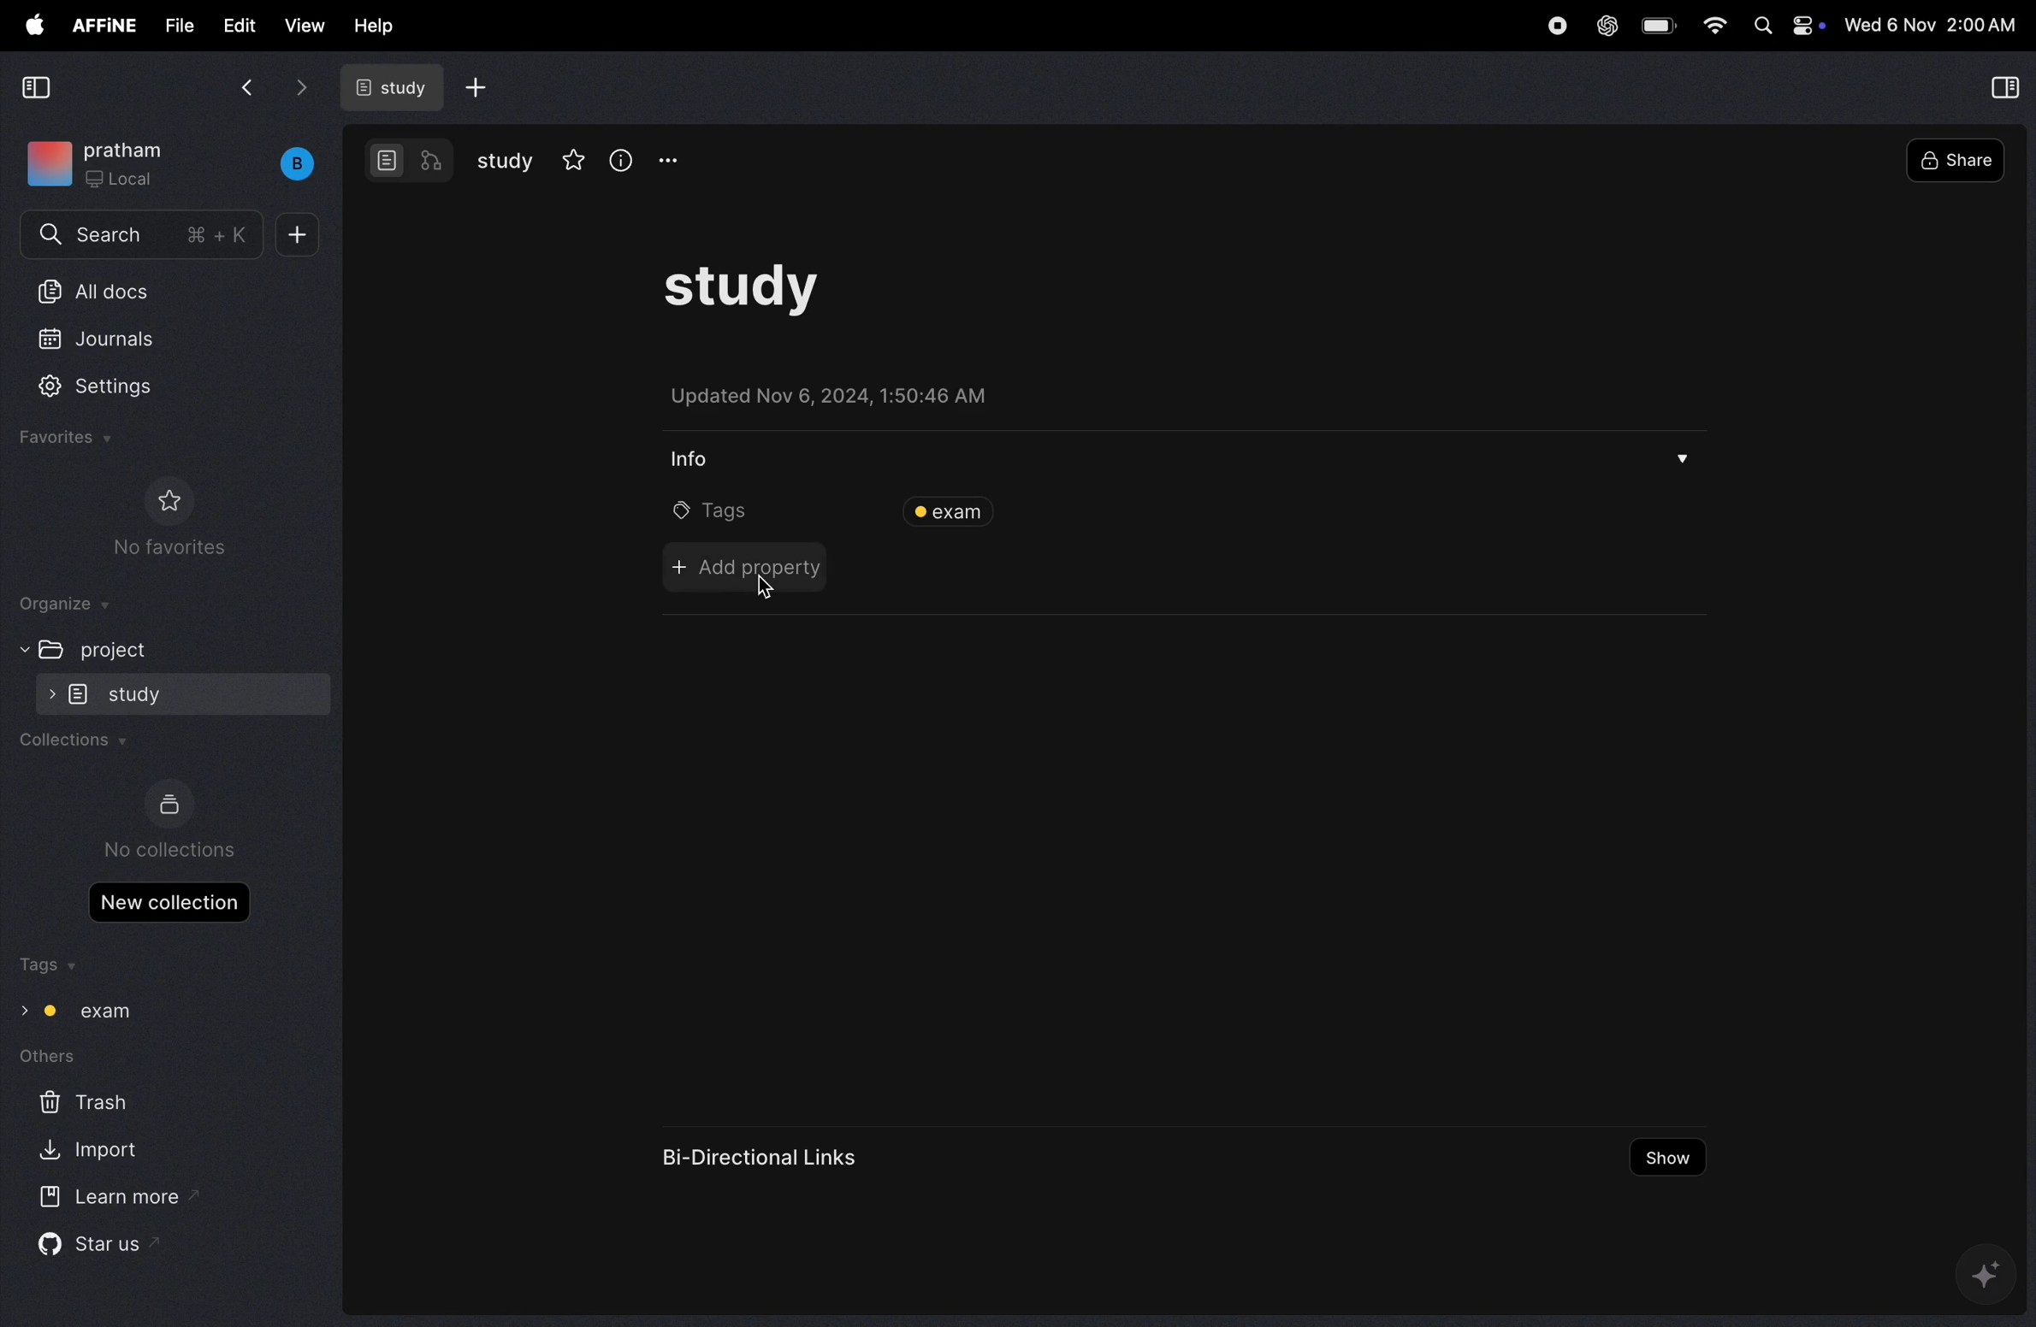 The width and height of the screenshot is (2036, 1327). I want to click on gemini, so click(1989, 1273).